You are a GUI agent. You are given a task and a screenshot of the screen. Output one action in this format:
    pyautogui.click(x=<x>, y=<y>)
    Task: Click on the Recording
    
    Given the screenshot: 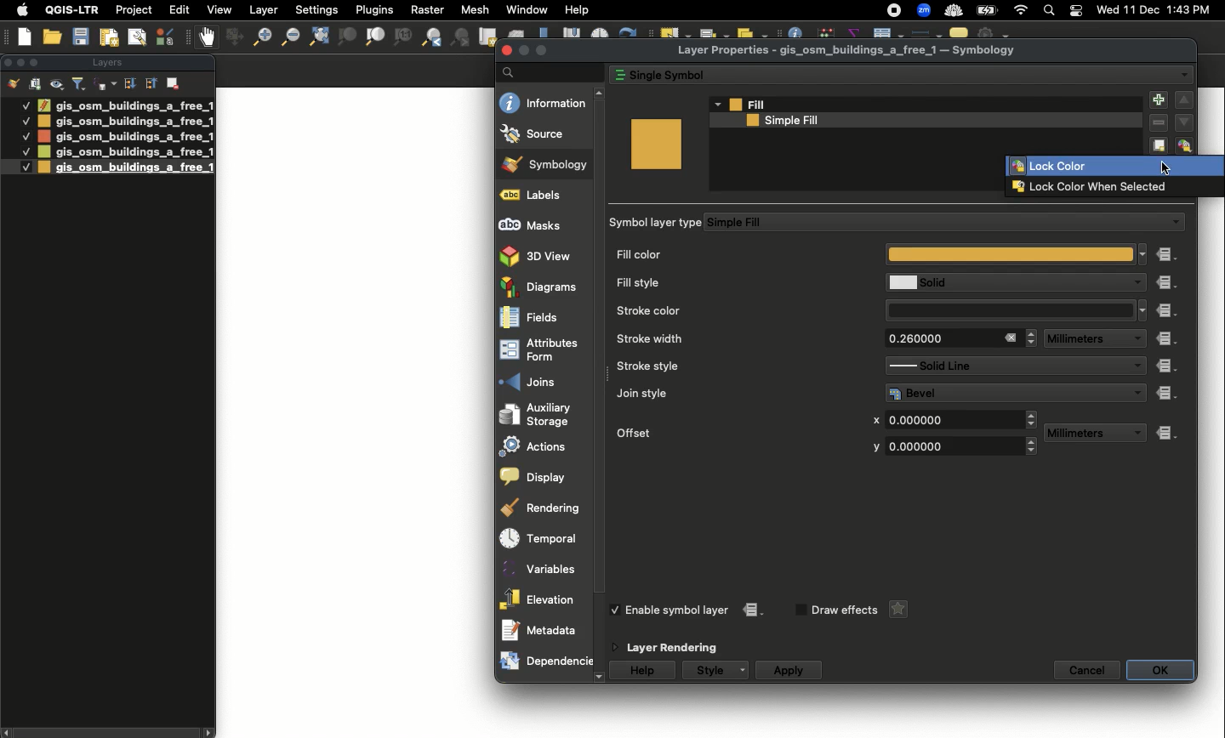 What is the action you would take?
    pyautogui.click(x=894, y=11)
    